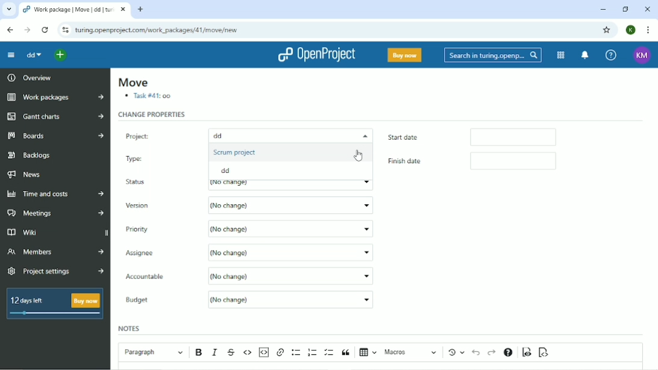  Describe the element at coordinates (55, 194) in the screenshot. I see `Time and costs` at that location.